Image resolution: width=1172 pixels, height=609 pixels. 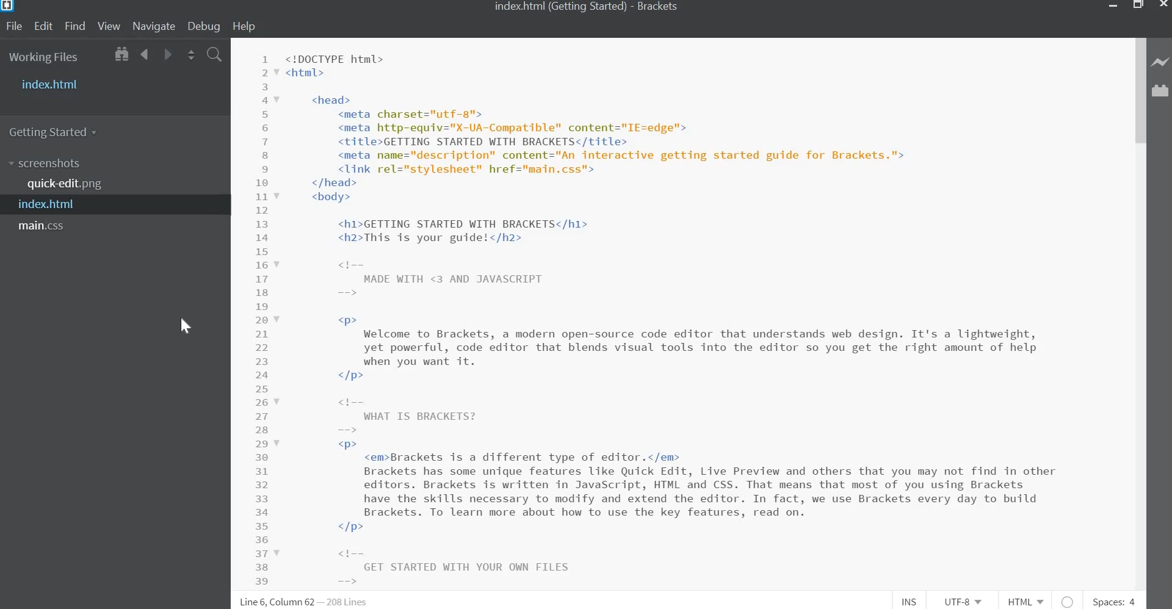 I want to click on Extension Manager, so click(x=1162, y=94).